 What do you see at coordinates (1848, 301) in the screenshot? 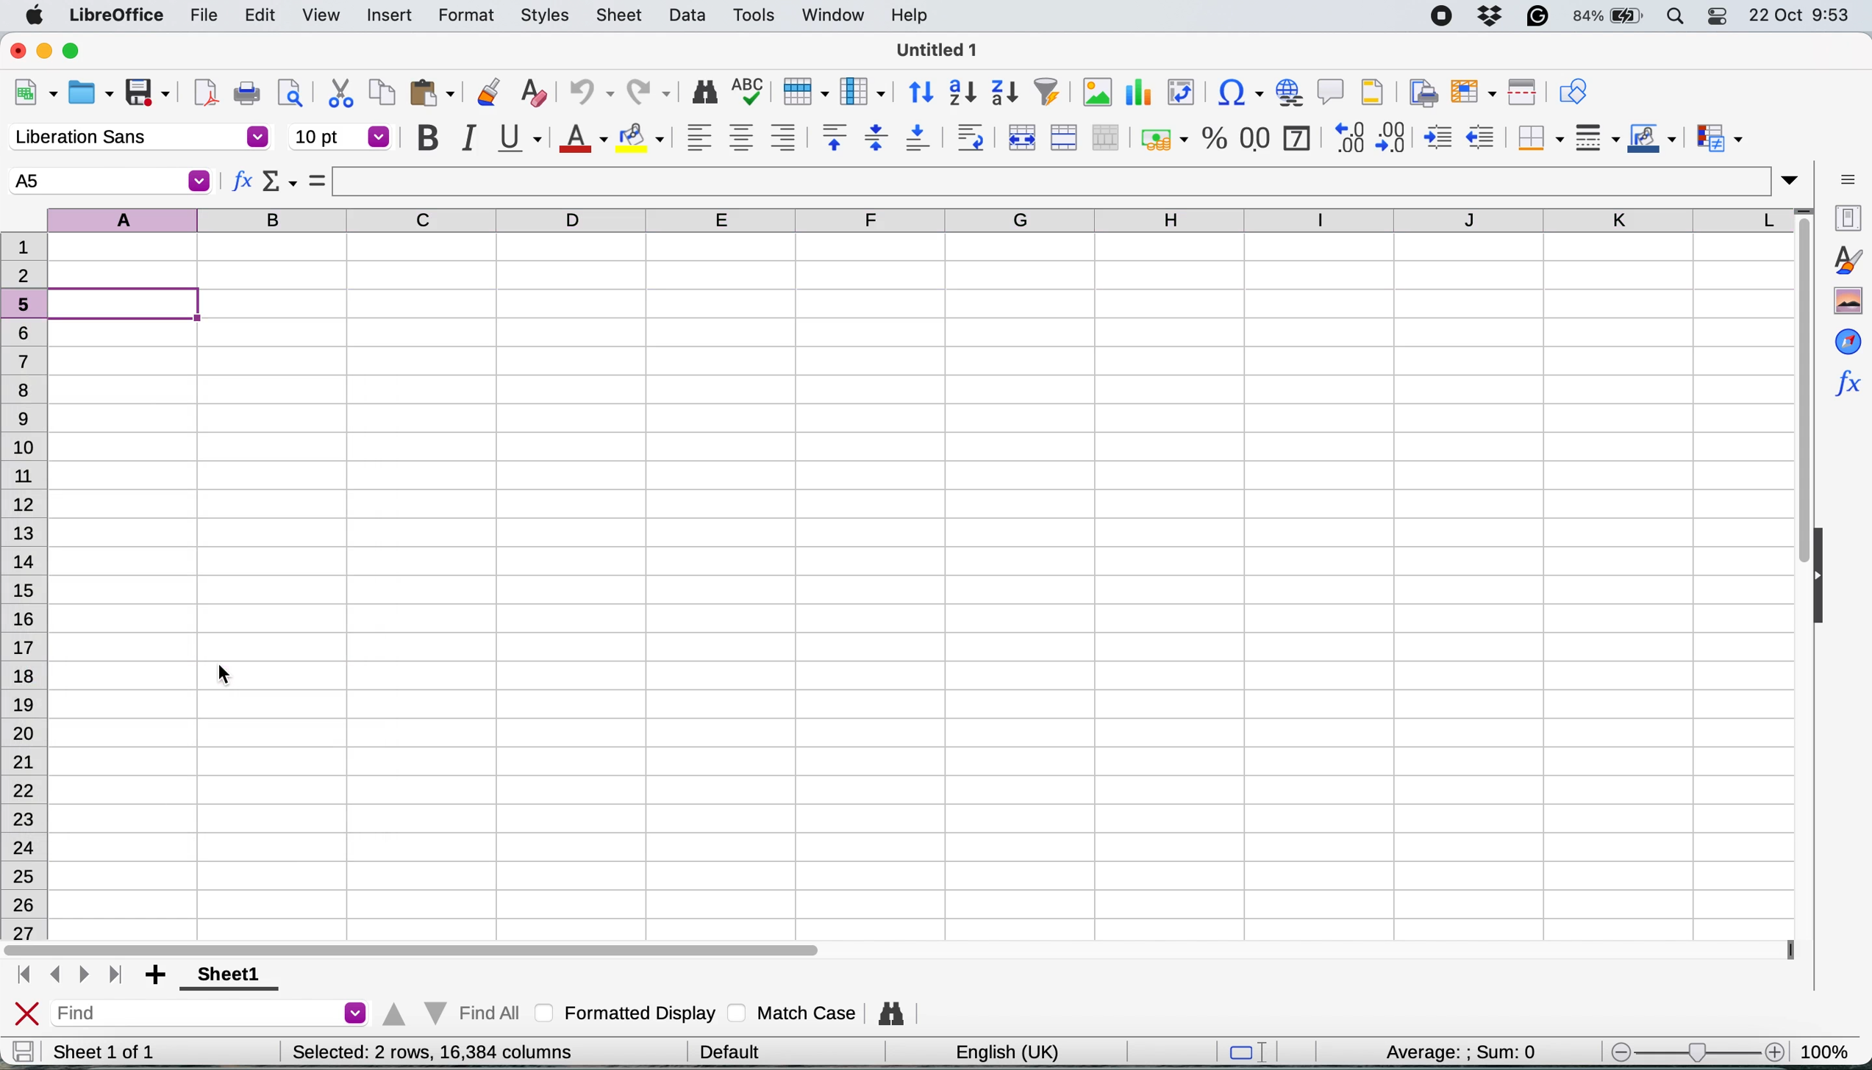
I see `gallery` at bounding box center [1848, 301].